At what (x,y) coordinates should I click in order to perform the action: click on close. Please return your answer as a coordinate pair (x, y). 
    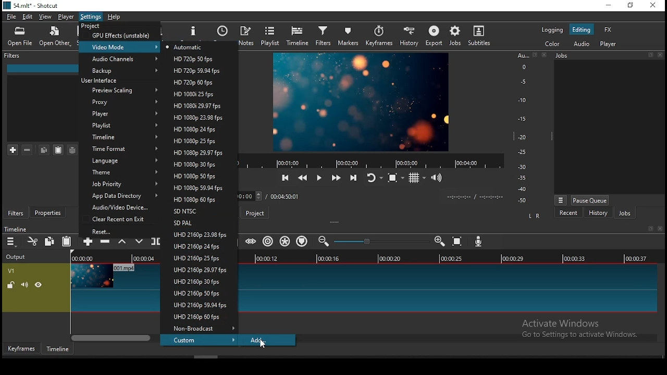
    Looking at the image, I should click on (662, 229).